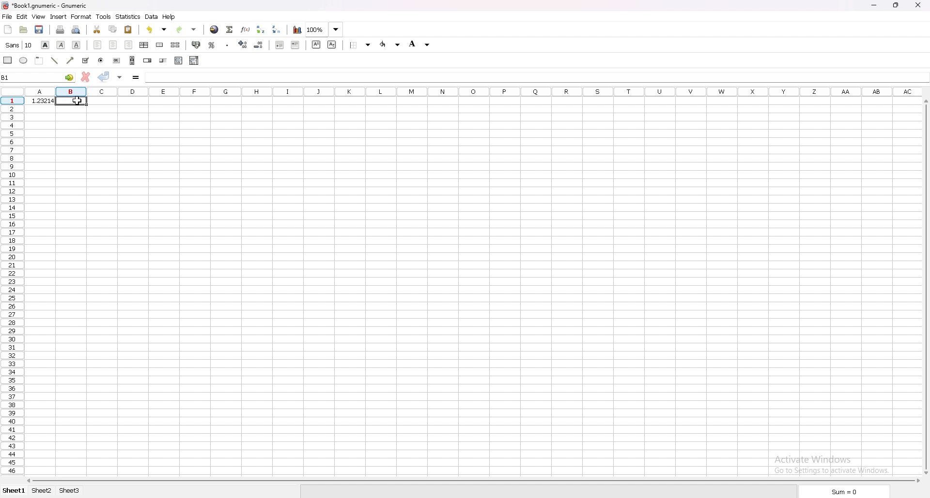 The height and width of the screenshot is (498, 930). Describe the element at coordinates (170, 17) in the screenshot. I see `help` at that location.